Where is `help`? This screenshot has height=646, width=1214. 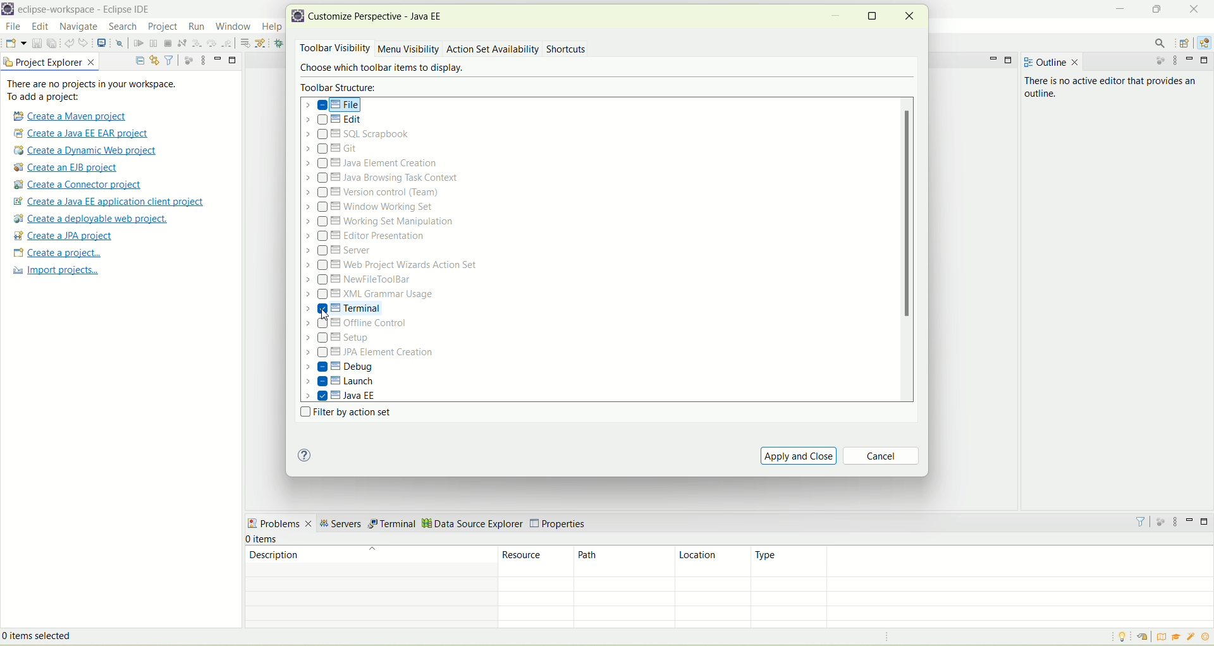
help is located at coordinates (272, 26).